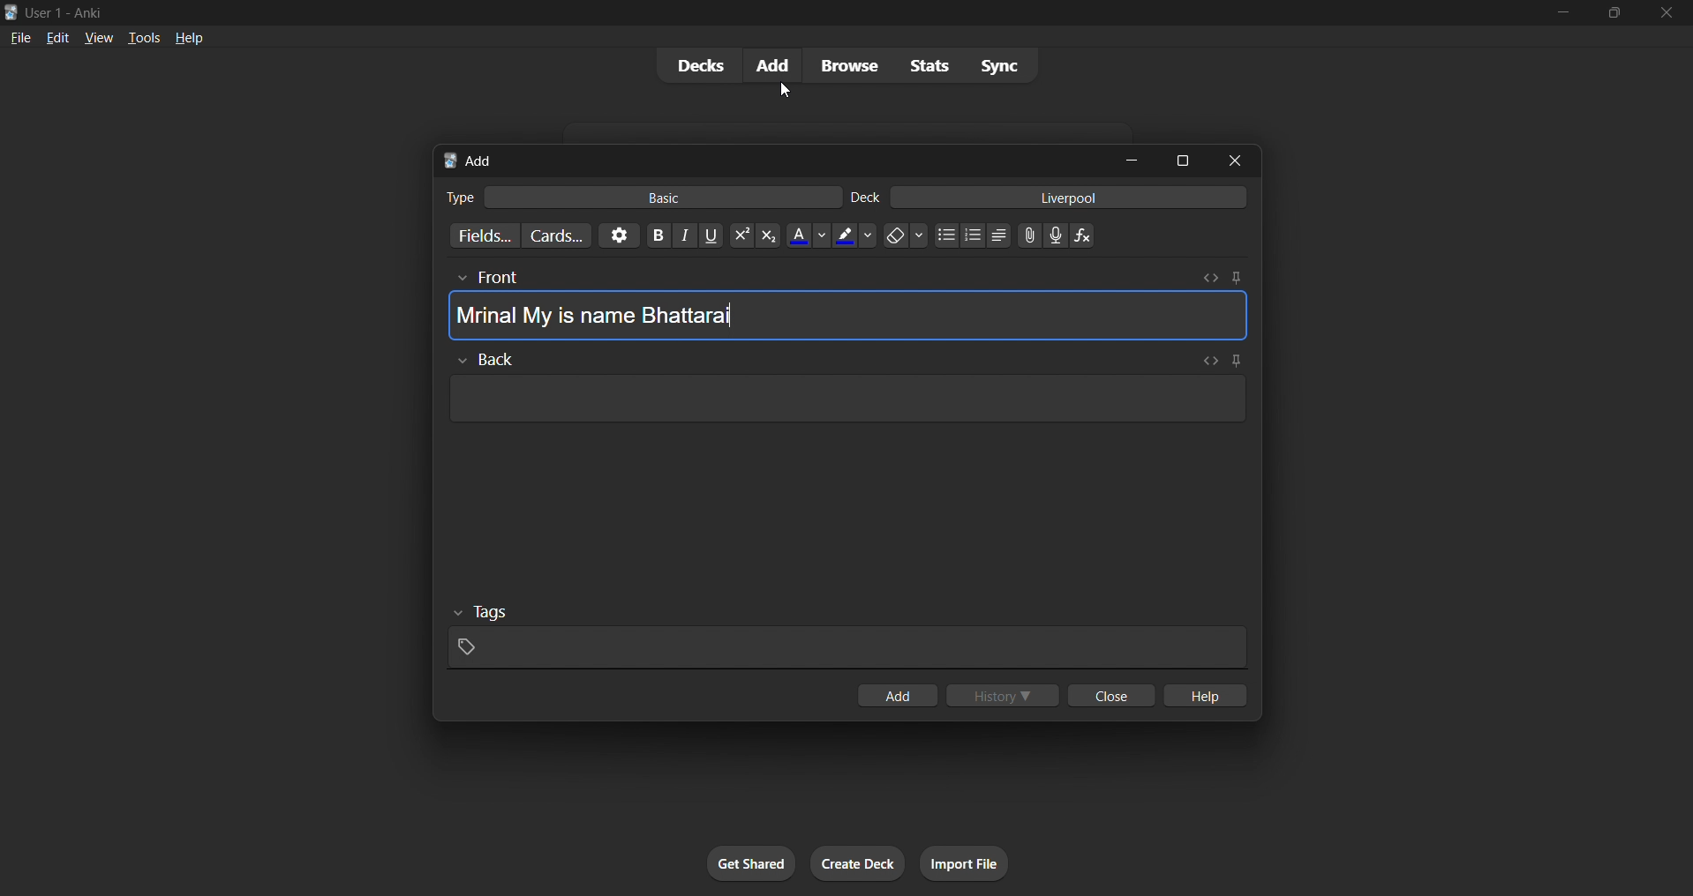 The image size is (1693, 896). I want to click on basic card type input field, so click(641, 195).